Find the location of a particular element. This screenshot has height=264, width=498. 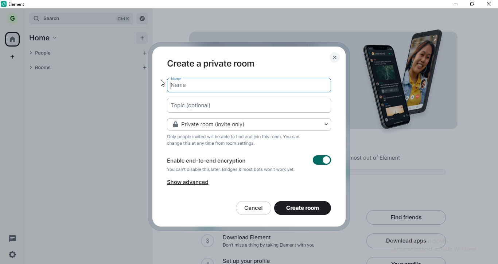

G is located at coordinates (13, 18).